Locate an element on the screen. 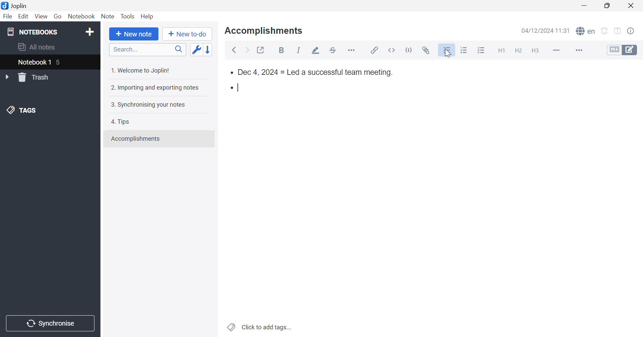 This screenshot has height=337, width=643. Checkbox list is located at coordinates (483, 51).